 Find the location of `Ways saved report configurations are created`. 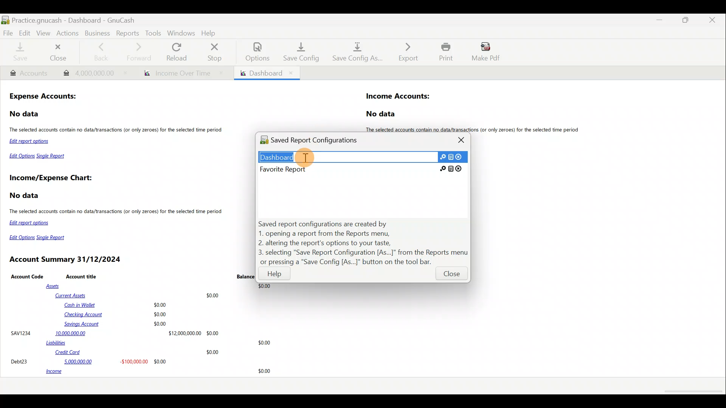

Ways saved report configurations are created is located at coordinates (364, 243).